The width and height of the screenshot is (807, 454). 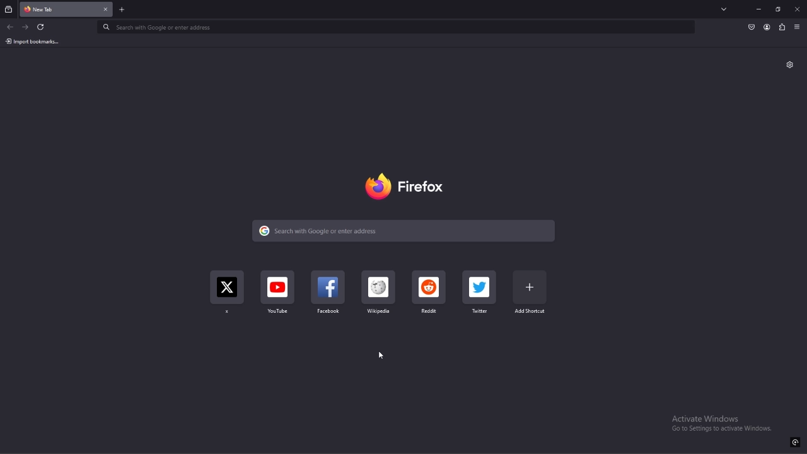 What do you see at coordinates (531, 294) in the screenshot?
I see `add shortcut` at bounding box center [531, 294].